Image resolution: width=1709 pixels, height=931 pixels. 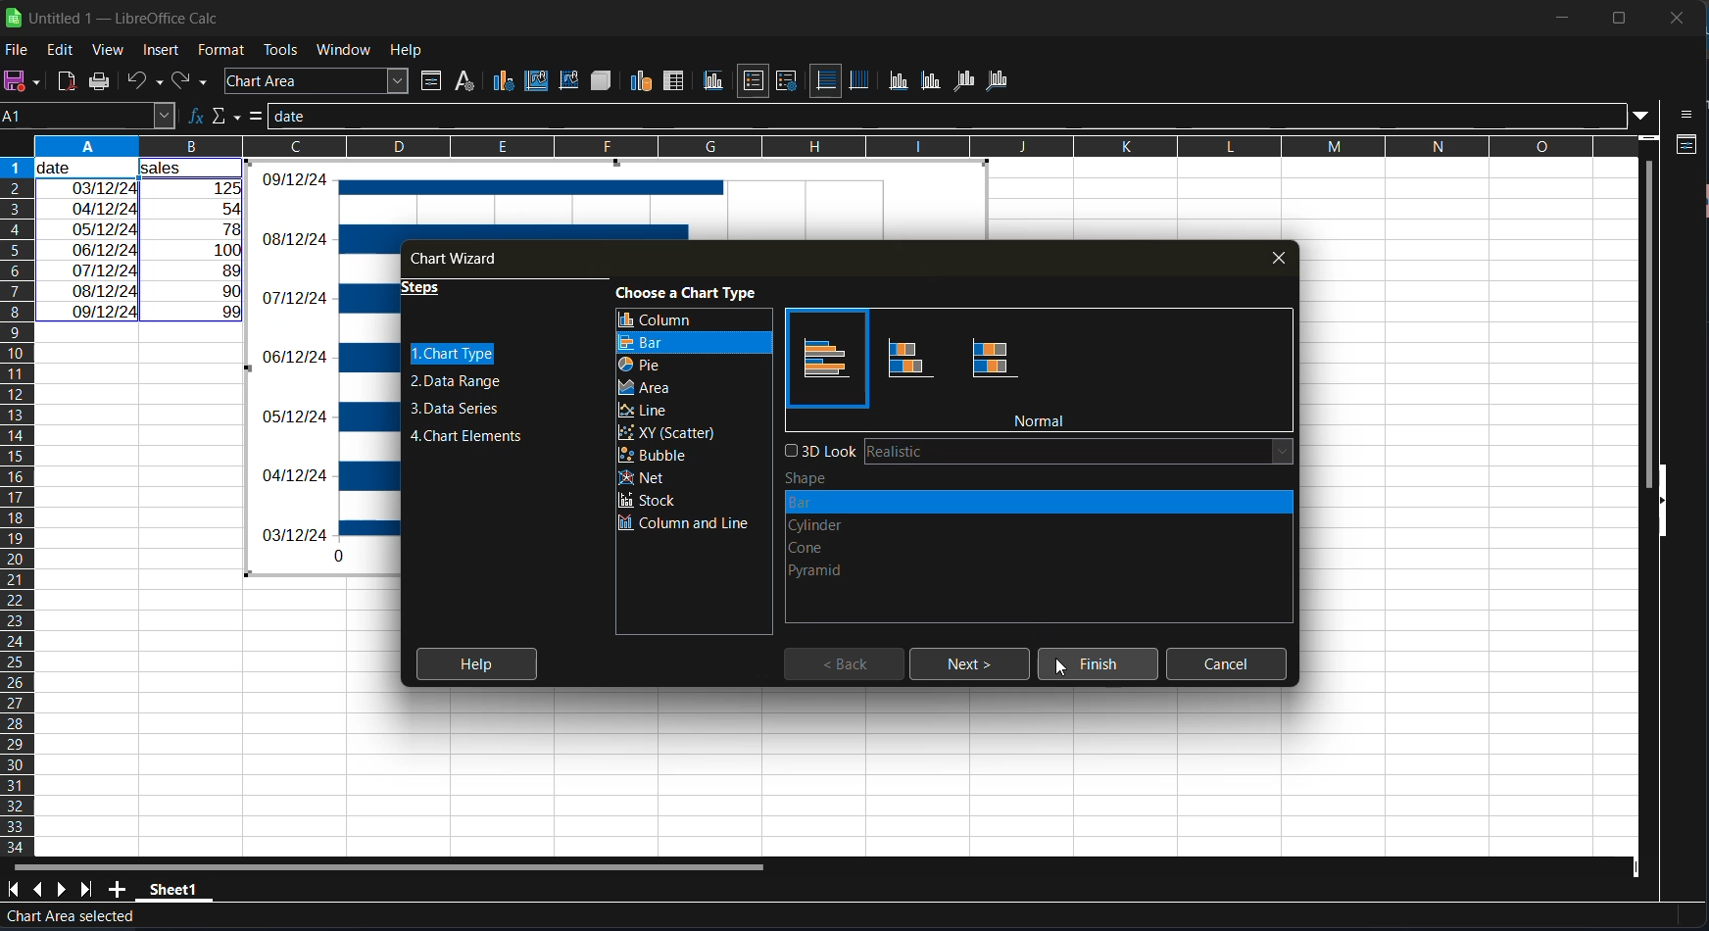 What do you see at coordinates (784, 79) in the screenshot?
I see `legend` at bounding box center [784, 79].